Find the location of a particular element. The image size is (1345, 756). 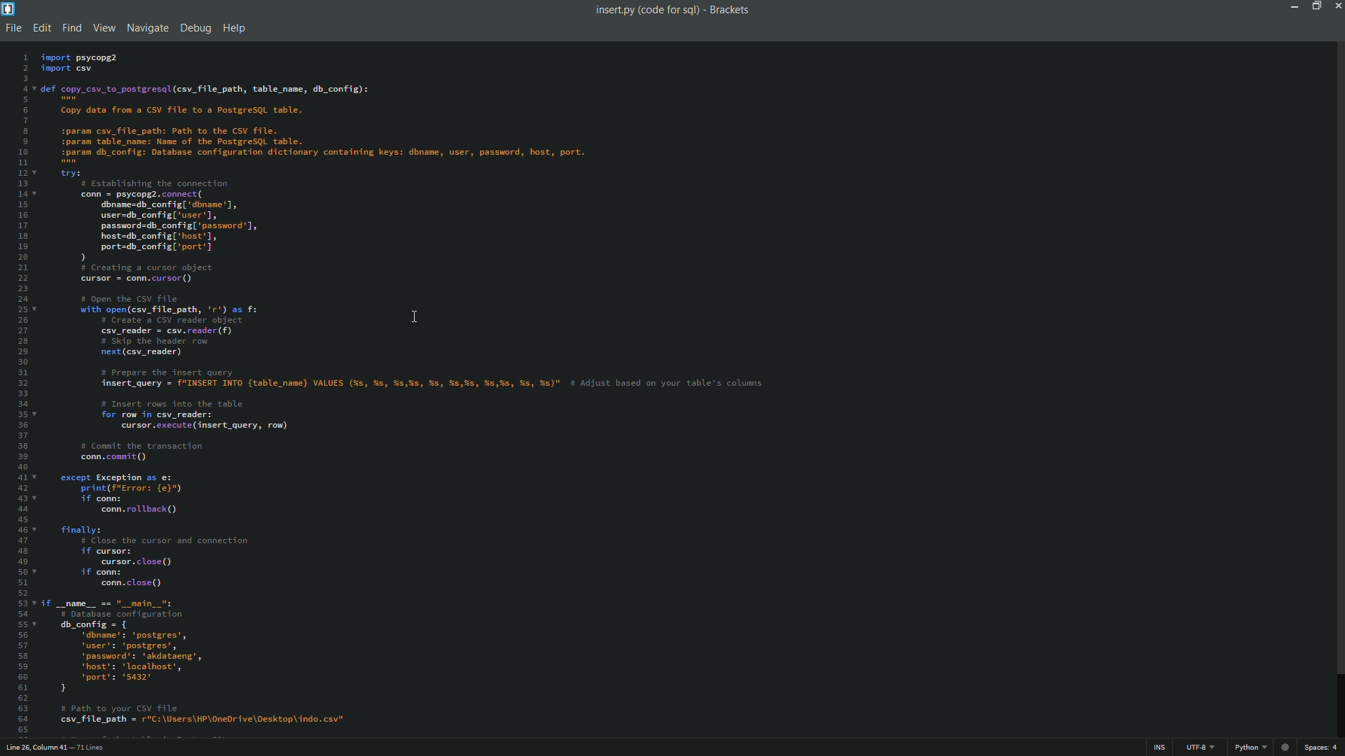

help menu is located at coordinates (235, 29).